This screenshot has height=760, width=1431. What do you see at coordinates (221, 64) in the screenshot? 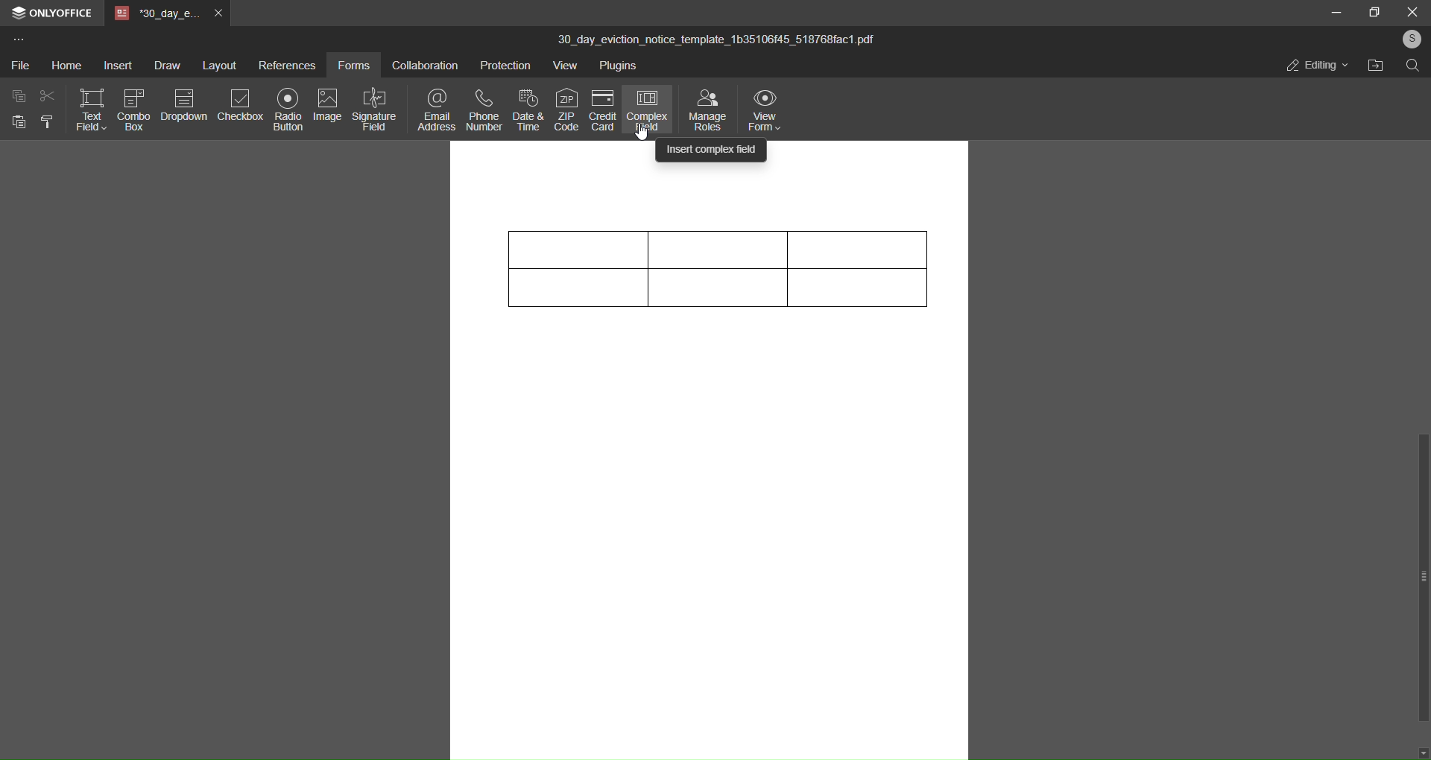
I see `layout` at bounding box center [221, 64].